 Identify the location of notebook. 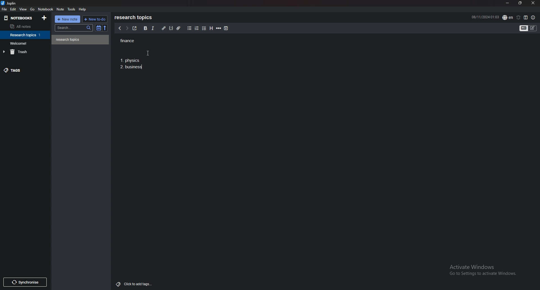
(26, 35).